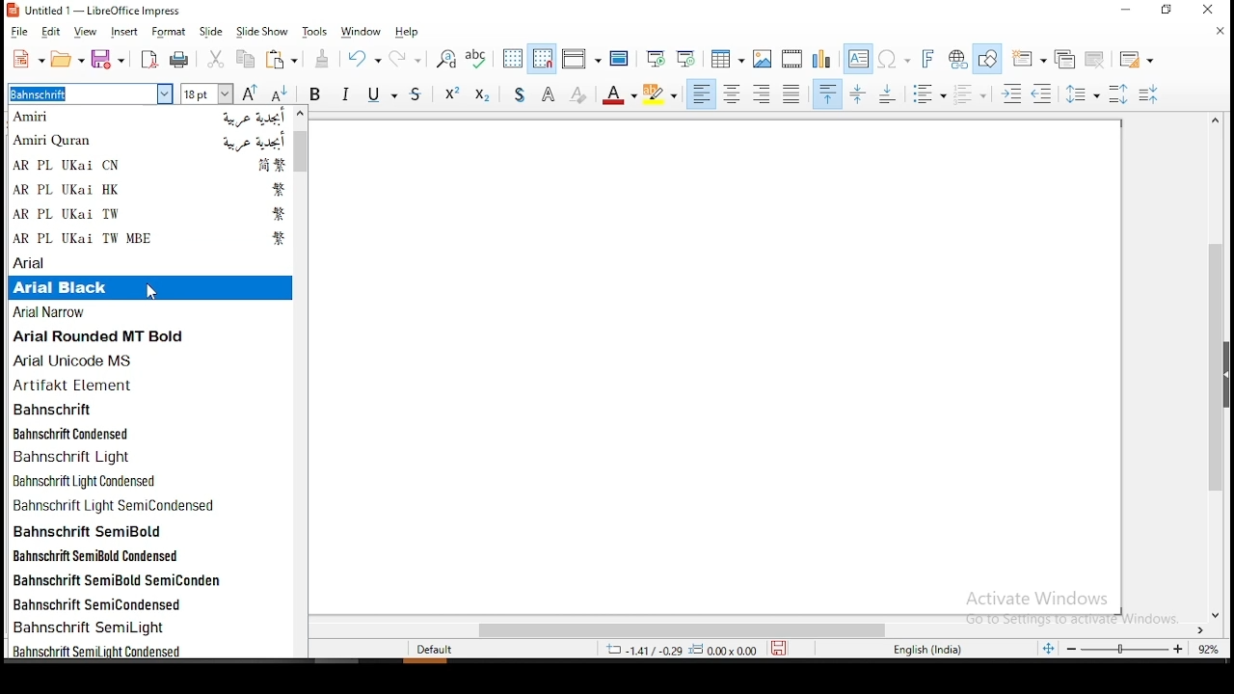  I want to click on subscript, so click(483, 95).